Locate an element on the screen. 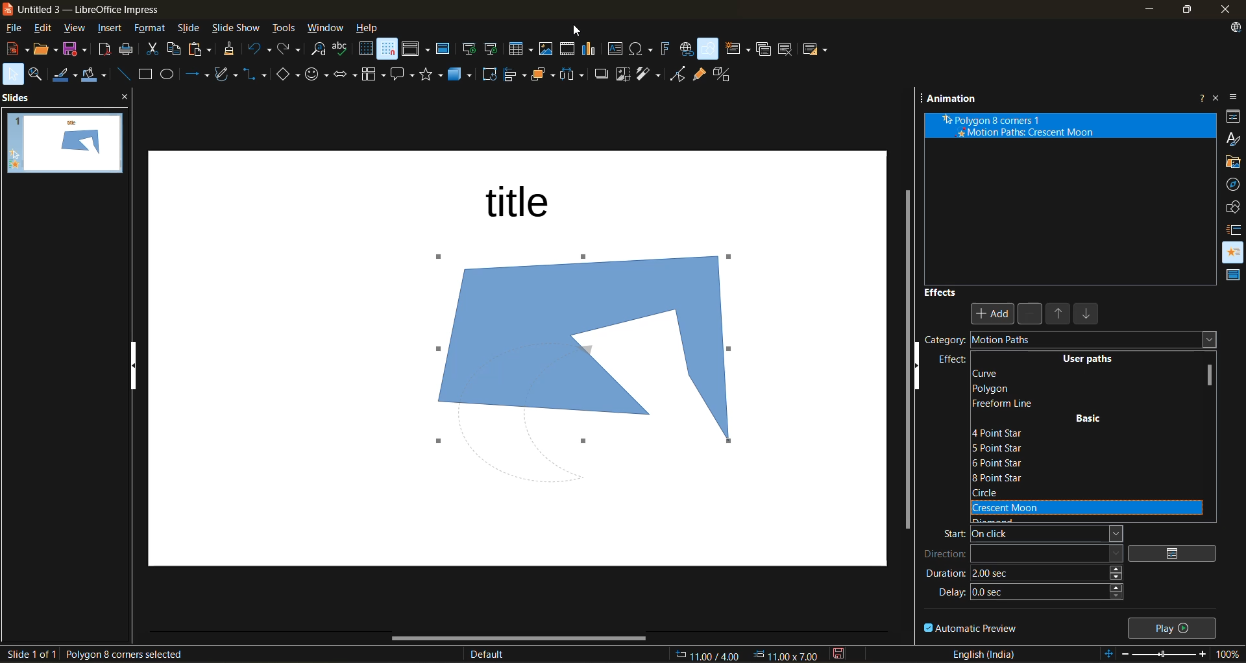  call out shapes is located at coordinates (404, 75).